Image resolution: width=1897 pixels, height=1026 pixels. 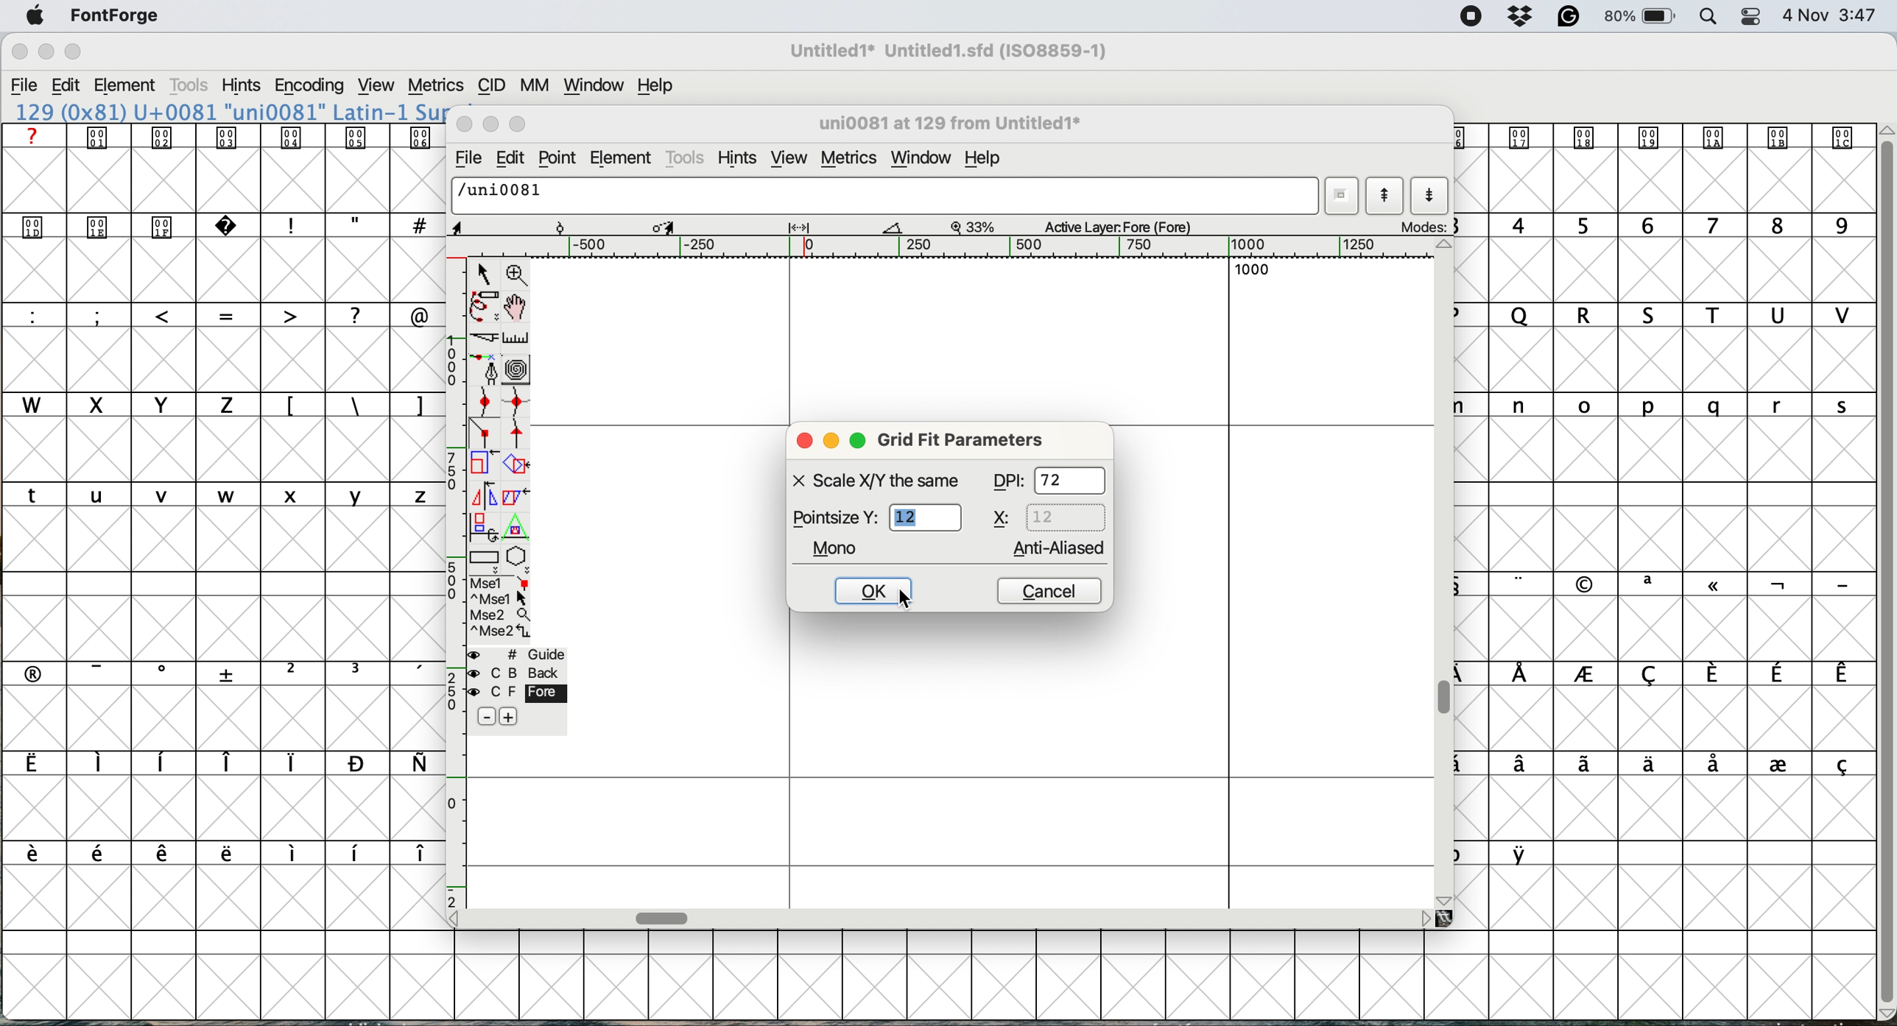 What do you see at coordinates (856, 443) in the screenshot?
I see `maximise` at bounding box center [856, 443].